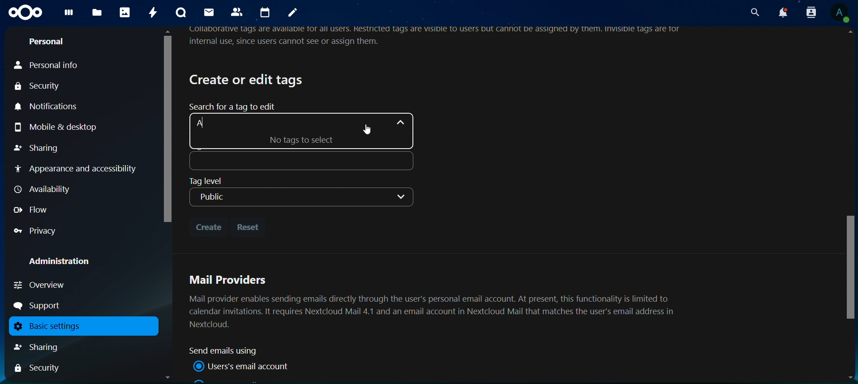 This screenshot has height=384, width=858. I want to click on appearance and accessibility, so click(77, 170).